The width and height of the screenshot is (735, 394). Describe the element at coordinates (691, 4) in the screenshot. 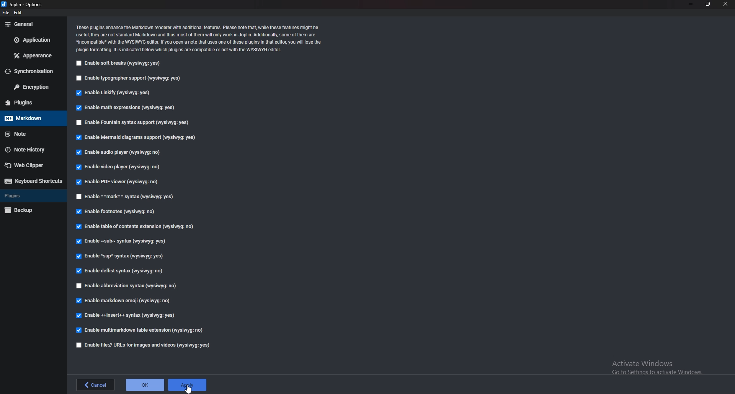

I see `minimize` at that location.